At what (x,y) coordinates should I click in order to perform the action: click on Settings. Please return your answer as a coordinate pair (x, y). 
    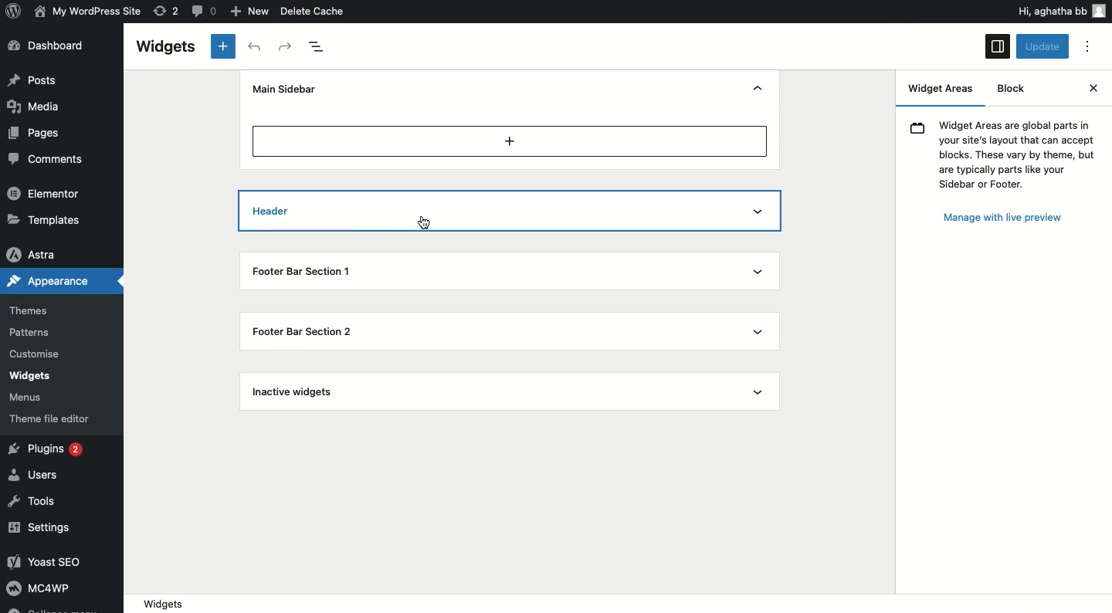
    Looking at the image, I should click on (41, 529).